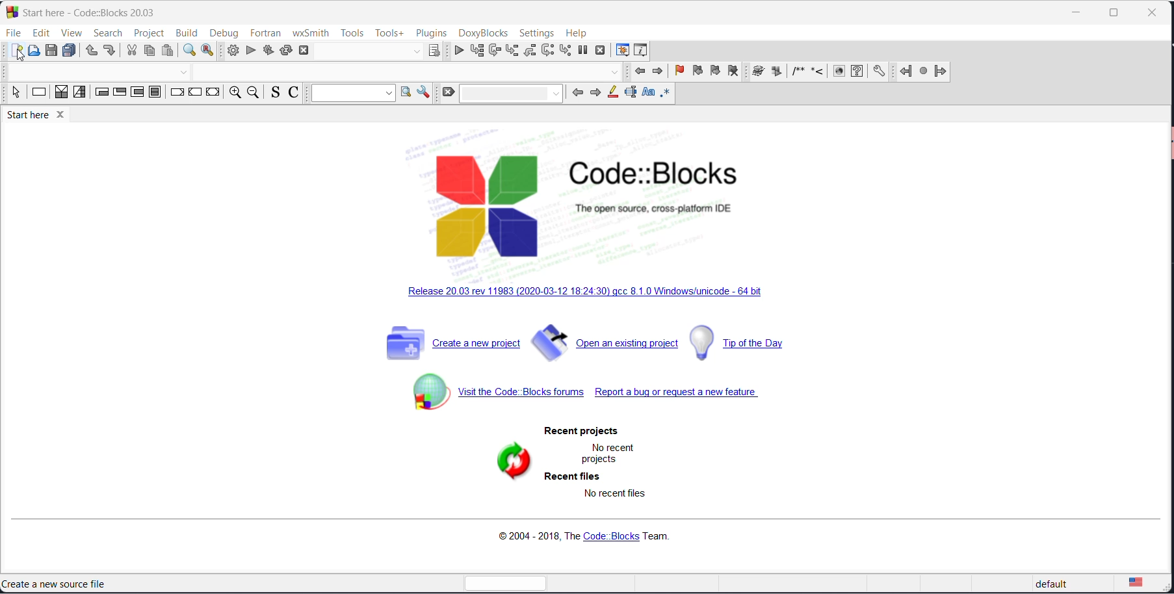 Image resolution: width=1174 pixels, height=594 pixels. Describe the element at coordinates (458, 52) in the screenshot. I see `debug/continue` at that location.